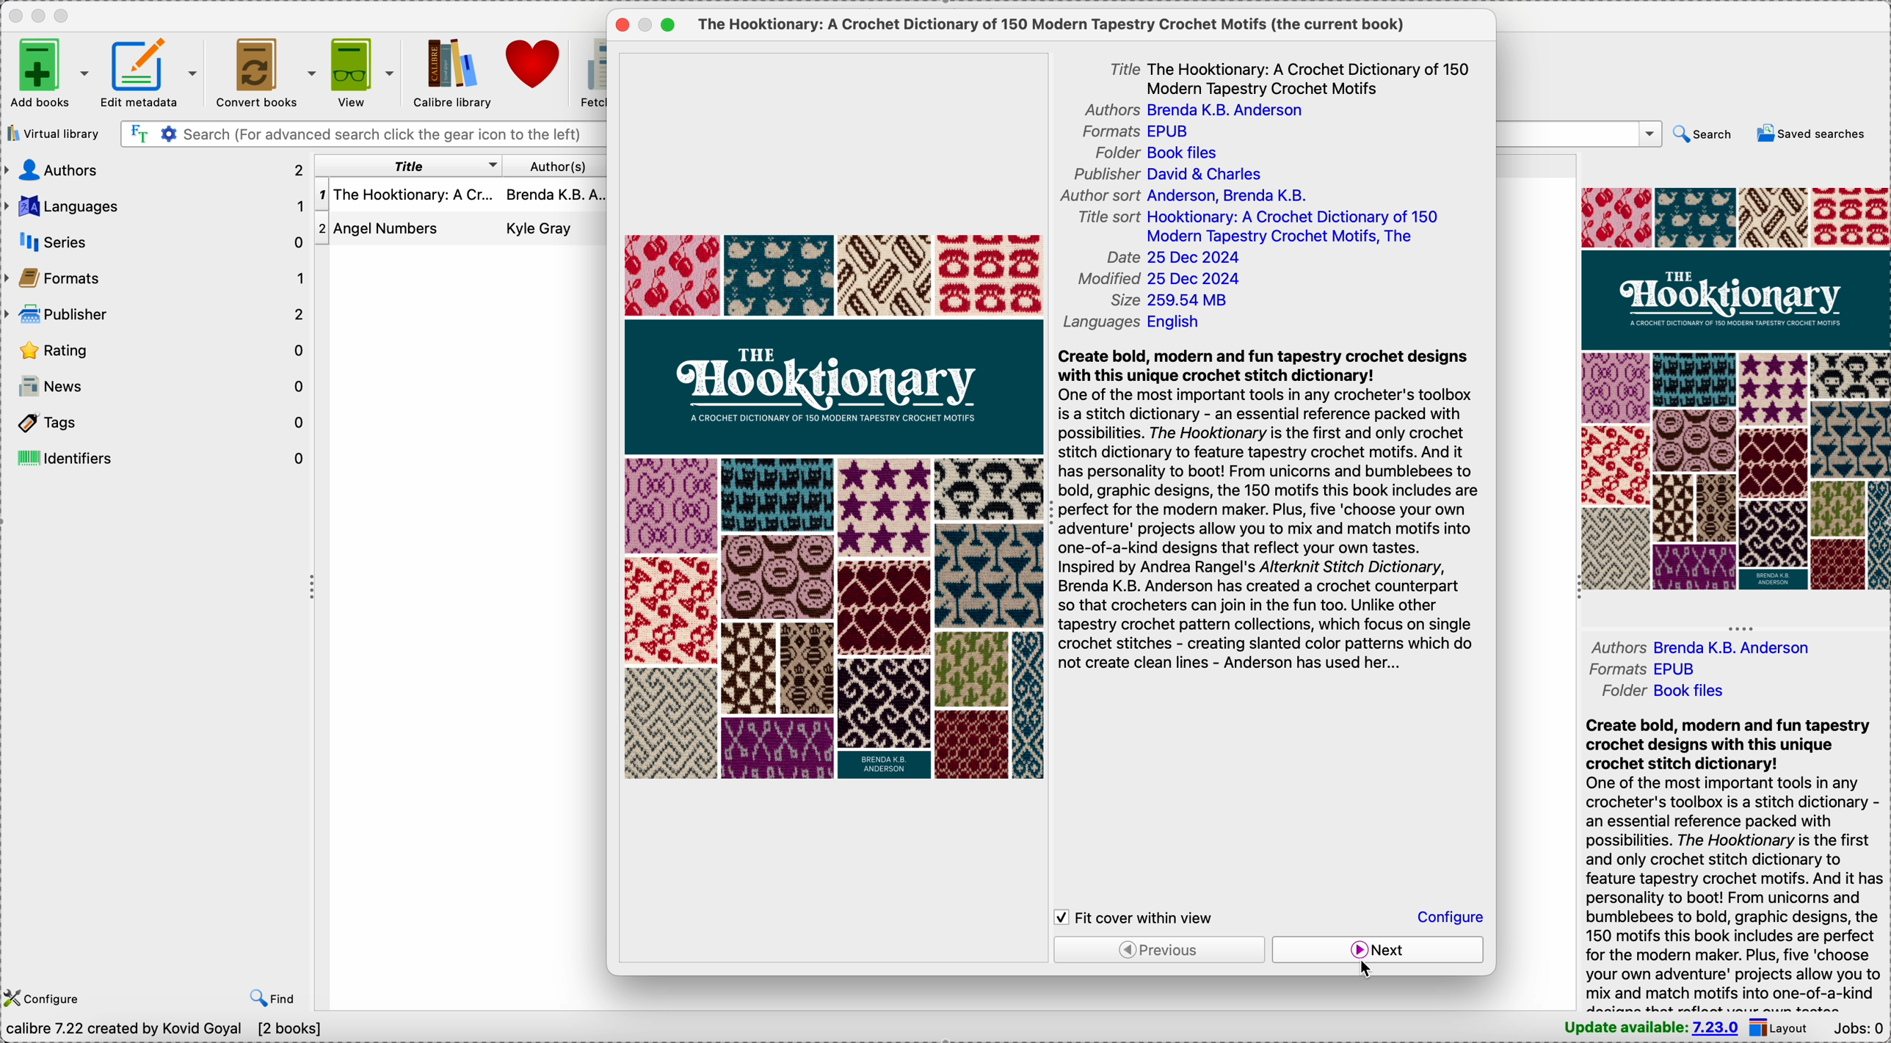 The width and height of the screenshot is (1891, 1043). Describe the element at coordinates (1202, 111) in the screenshot. I see `authors` at that location.